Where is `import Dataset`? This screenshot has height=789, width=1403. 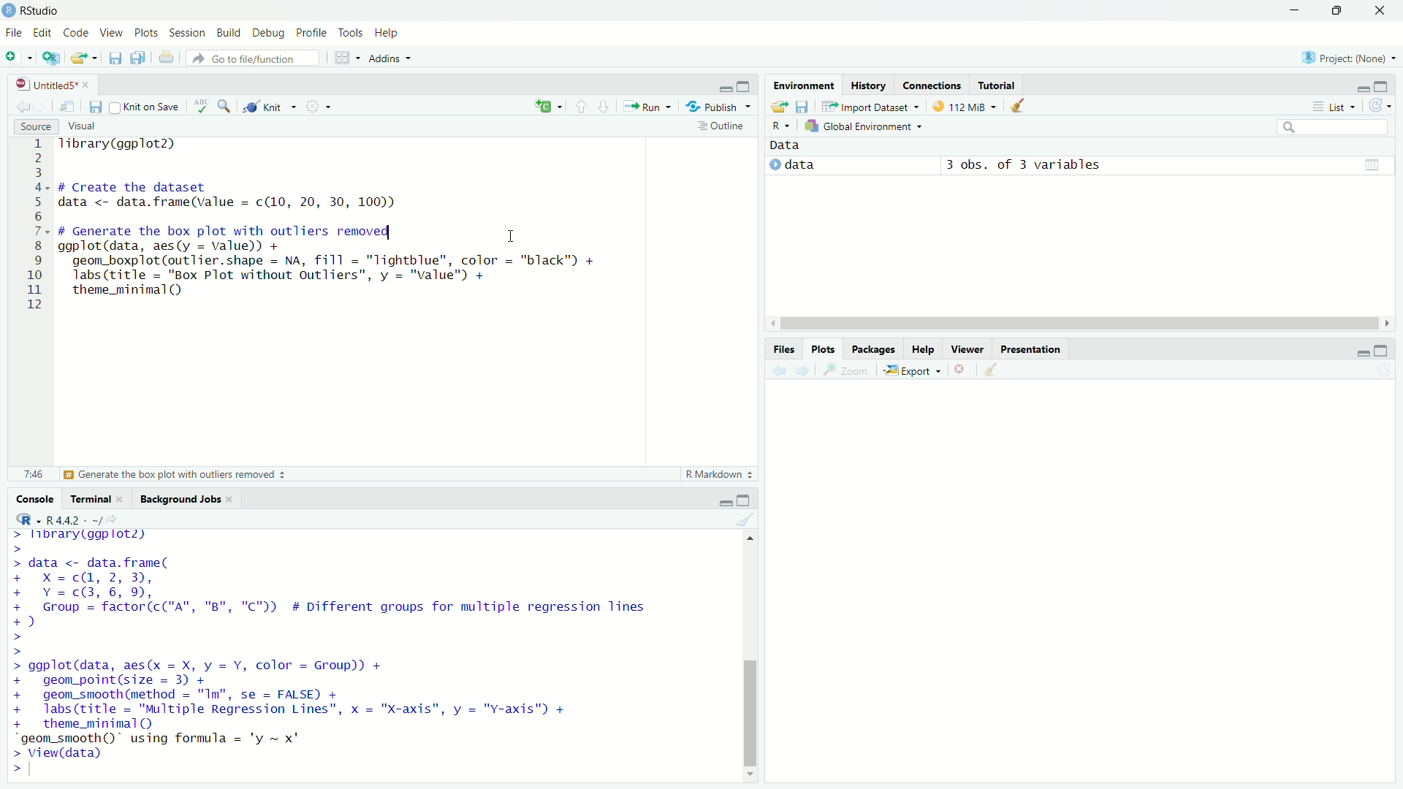
import Dataset is located at coordinates (868, 105).